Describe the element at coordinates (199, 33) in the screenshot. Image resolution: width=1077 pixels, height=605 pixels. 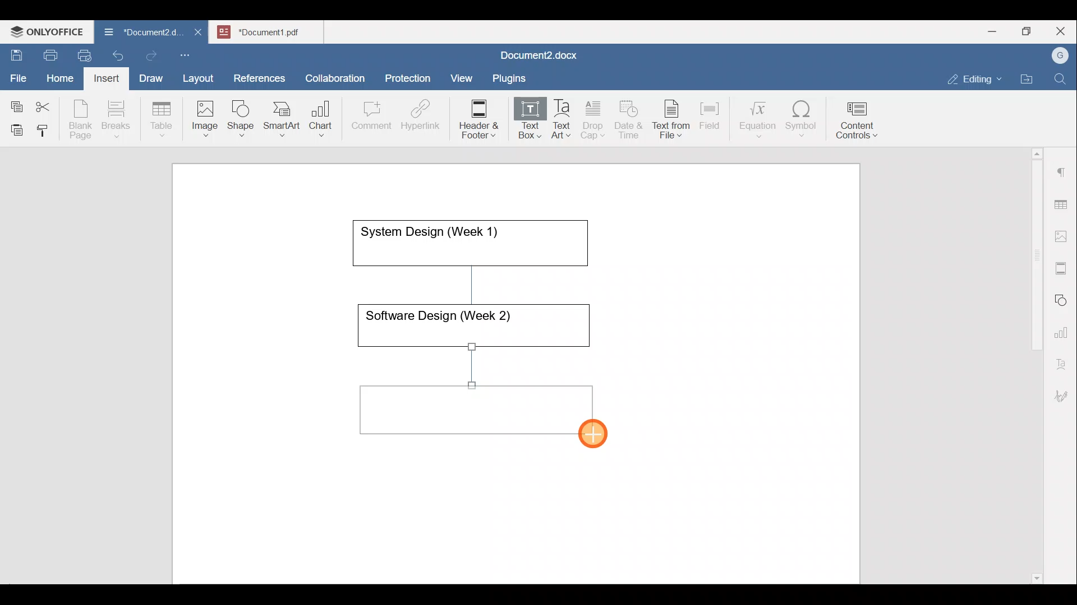
I see `Close document` at that location.